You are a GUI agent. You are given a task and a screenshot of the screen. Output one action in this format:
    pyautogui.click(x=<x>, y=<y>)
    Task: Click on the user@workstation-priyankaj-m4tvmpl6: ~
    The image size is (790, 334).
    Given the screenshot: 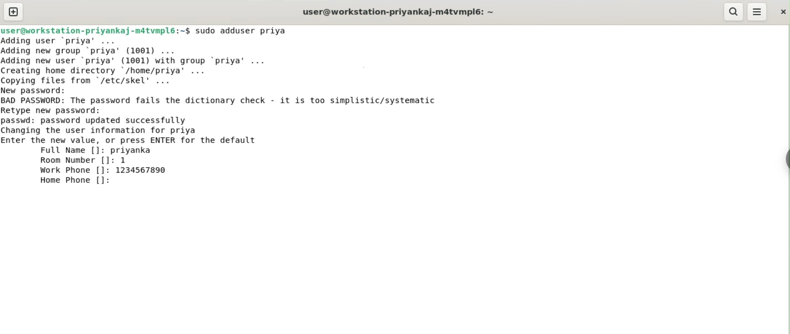 What is the action you would take?
    pyautogui.click(x=398, y=13)
    